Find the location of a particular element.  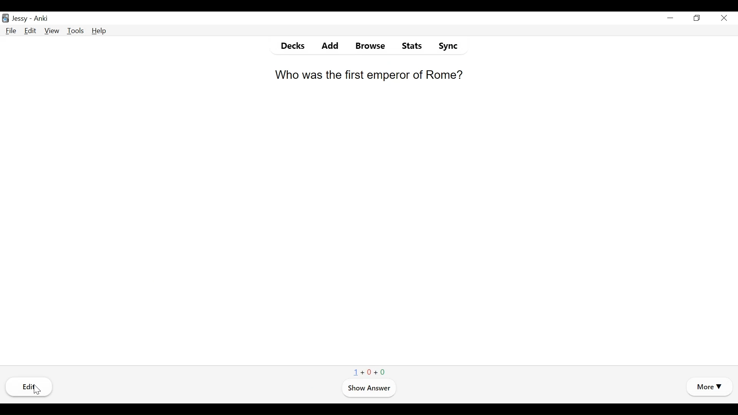

Restore is located at coordinates (697, 18).